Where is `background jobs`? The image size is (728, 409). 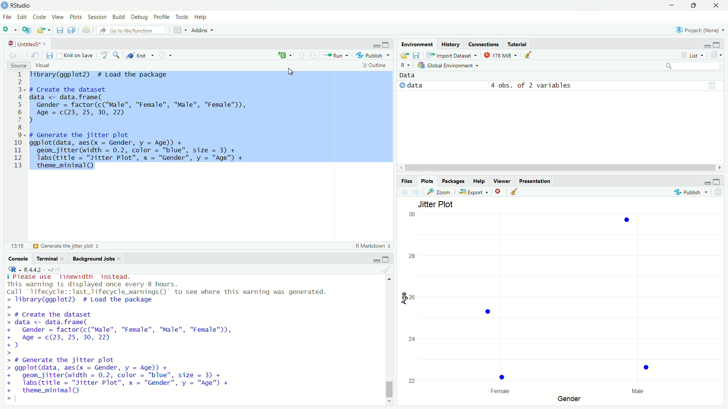 background jobs is located at coordinates (94, 258).